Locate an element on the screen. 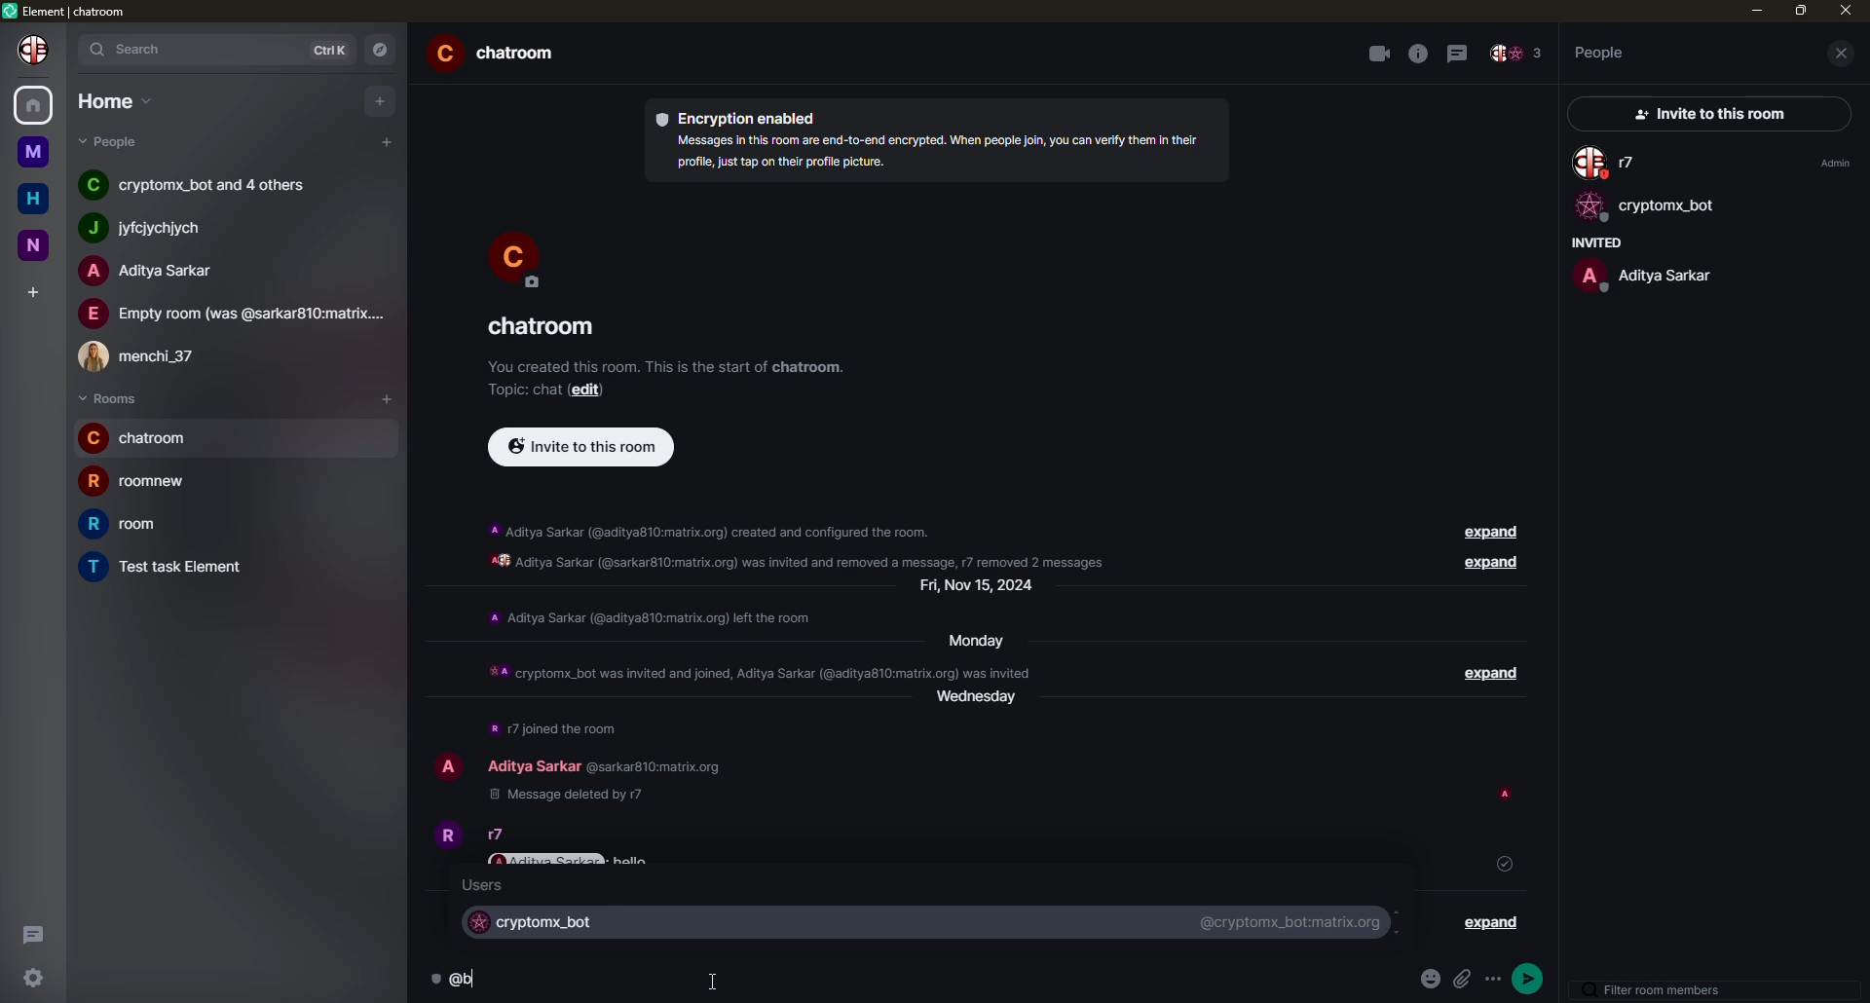 Image resolution: width=1870 pixels, height=1003 pixels. info is located at coordinates (666, 365).